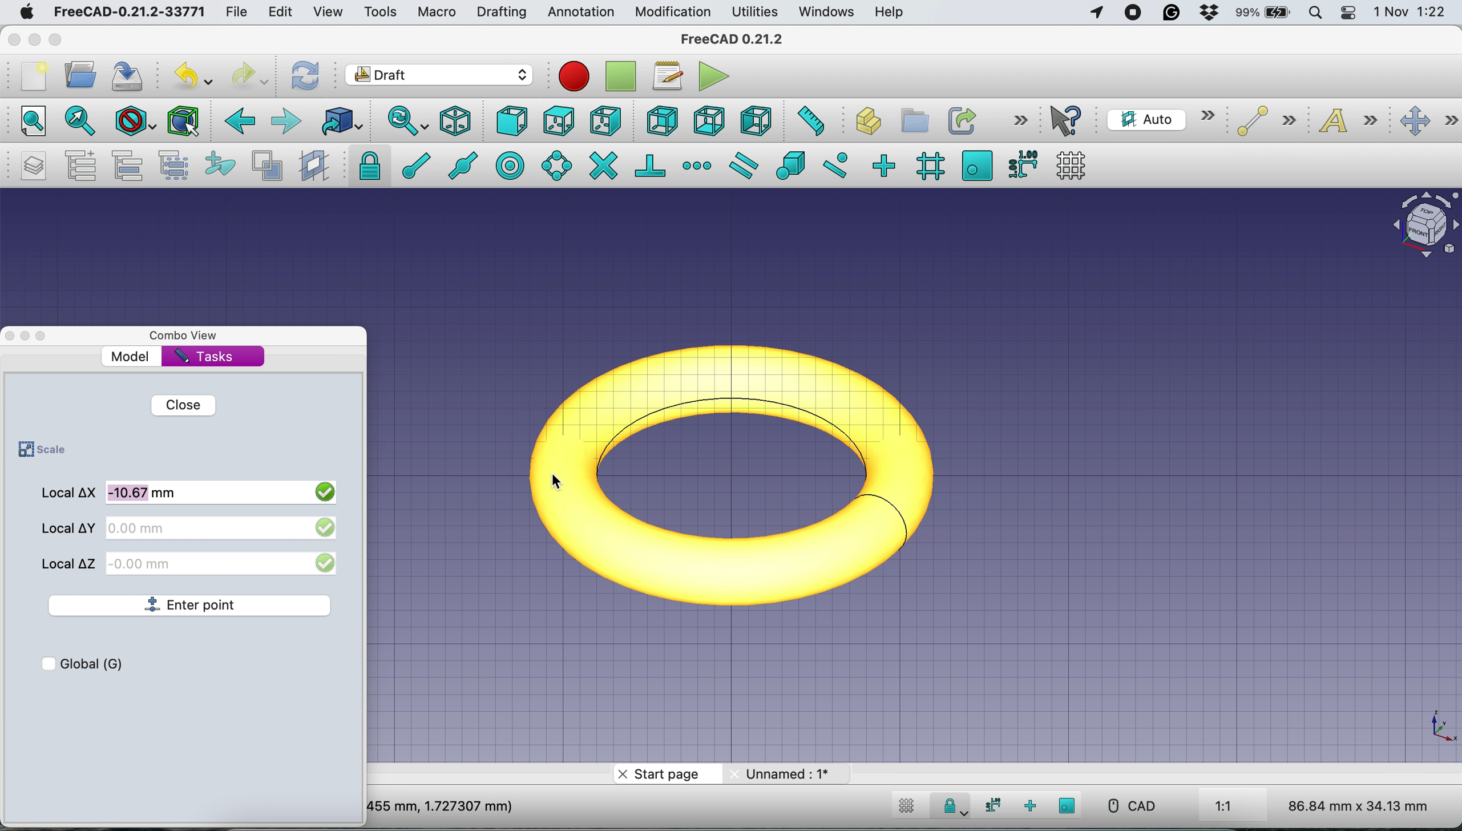 Image resolution: width=1462 pixels, height=831 pixels. What do you see at coordinates (239, 124) in the screenshot?
I see `backward` at bounding box center [239, 124].